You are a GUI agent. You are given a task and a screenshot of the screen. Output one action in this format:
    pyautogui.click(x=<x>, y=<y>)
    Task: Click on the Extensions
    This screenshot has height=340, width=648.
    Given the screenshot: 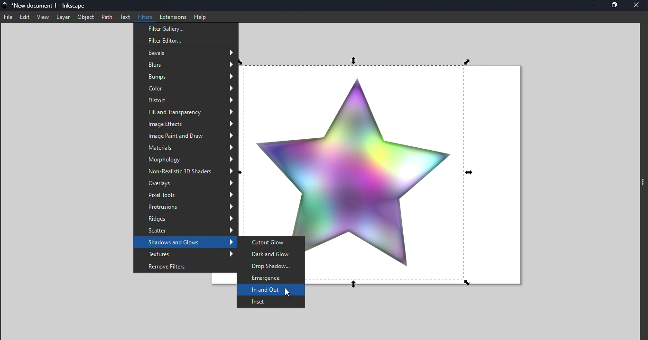 What is the action you would take?
    pyautogui.click(x=172, y=16)
    